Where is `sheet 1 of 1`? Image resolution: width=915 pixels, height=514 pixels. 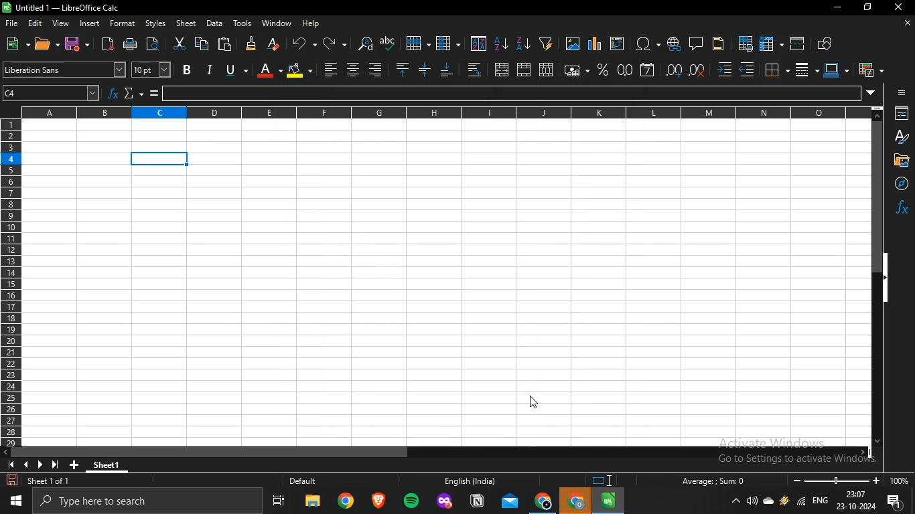
sheet 1 of 1 is located at coordinates (41, 481).